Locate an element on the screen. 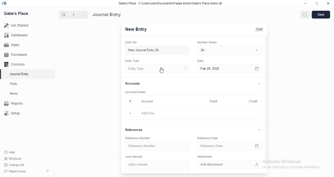 This screenshot has width=334, height=177. Get Started is located at coordinates (17, 25).